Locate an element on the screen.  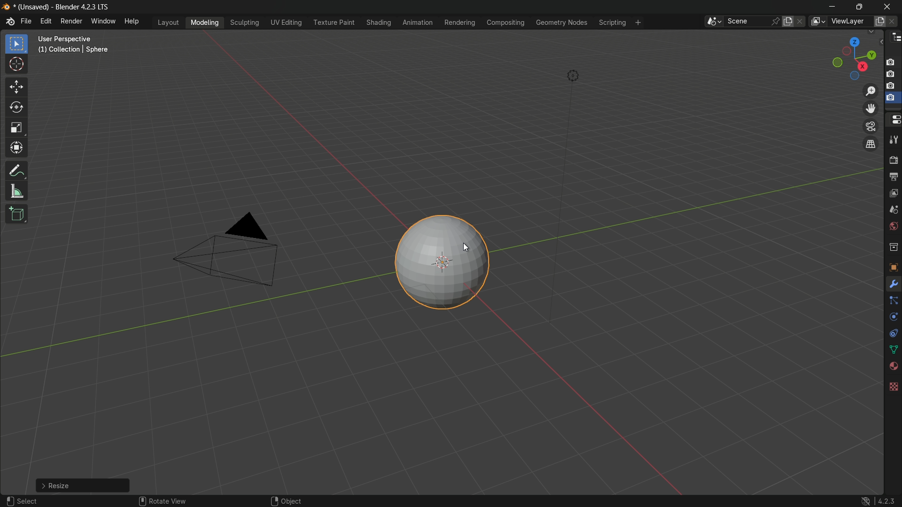
switch current view is located at coordinates (872, 145).